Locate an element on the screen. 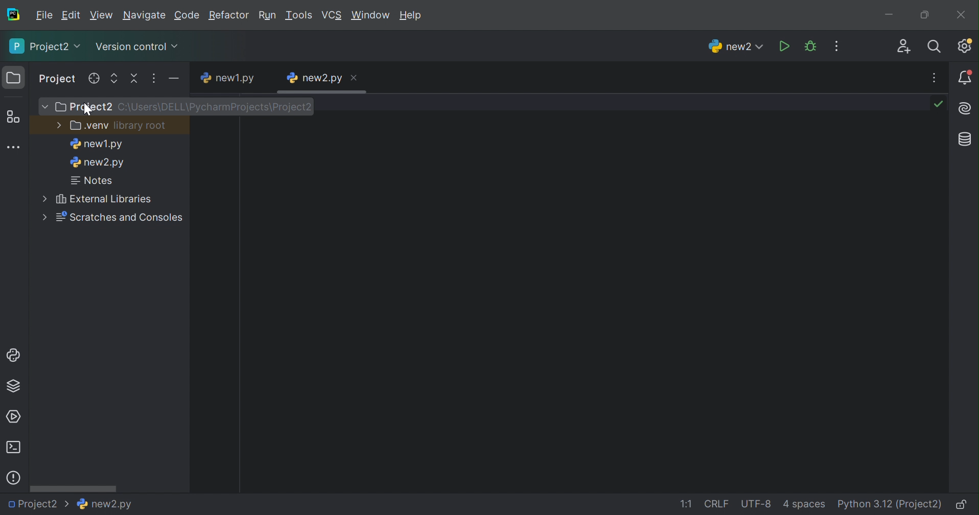  Recent file, tab actions, and more is located at coordinates (936, 78).